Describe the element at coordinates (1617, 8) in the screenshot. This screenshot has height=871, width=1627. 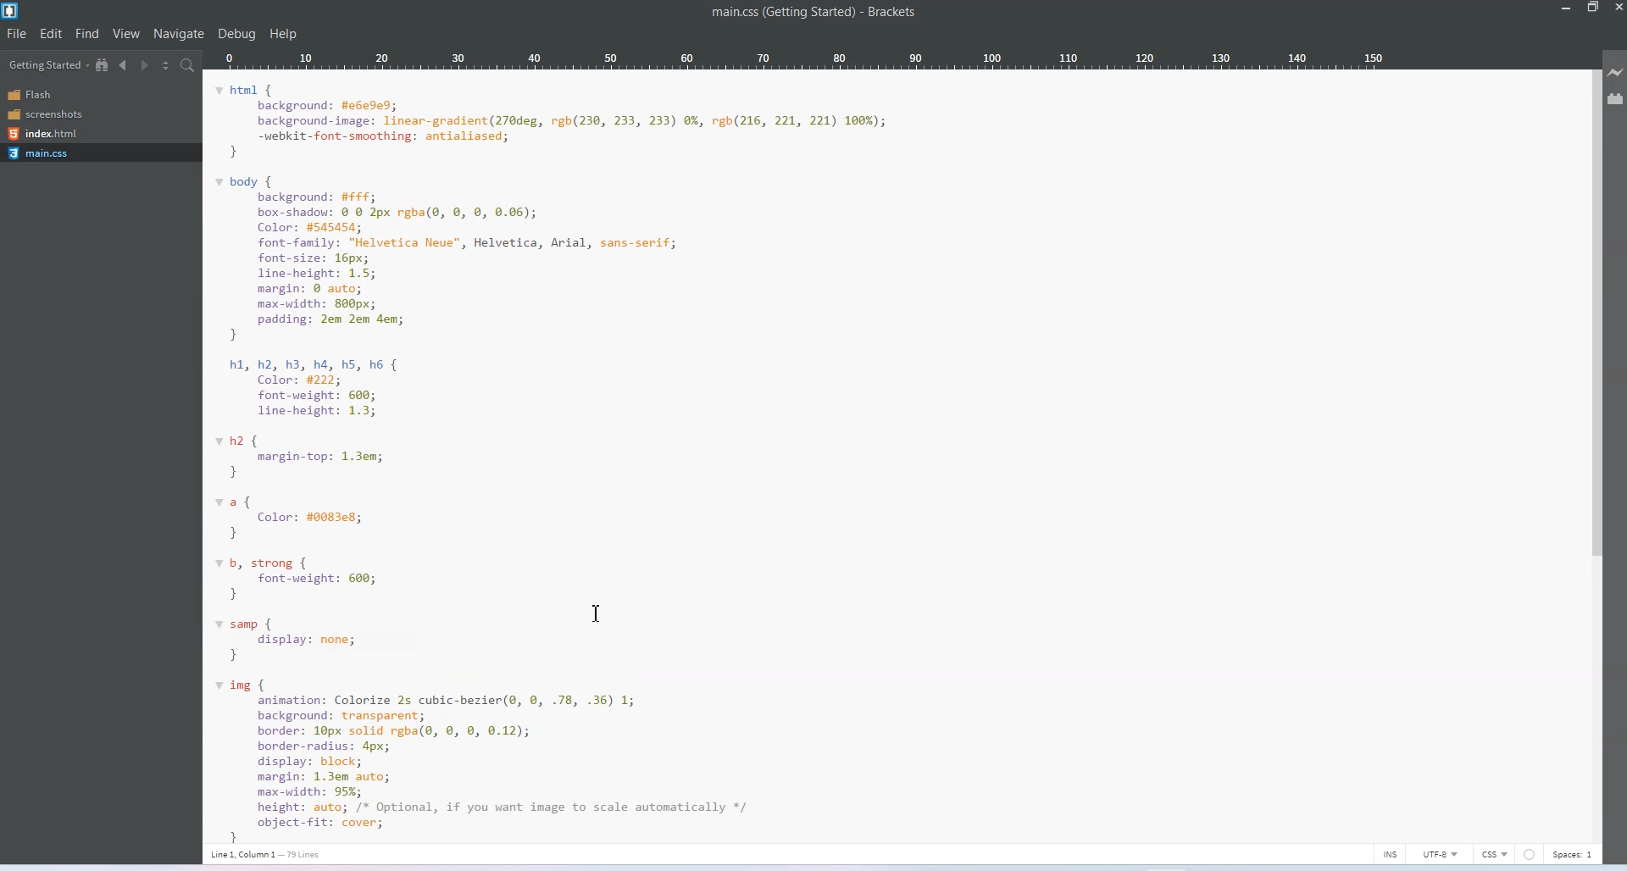
I see `Close` at that location.